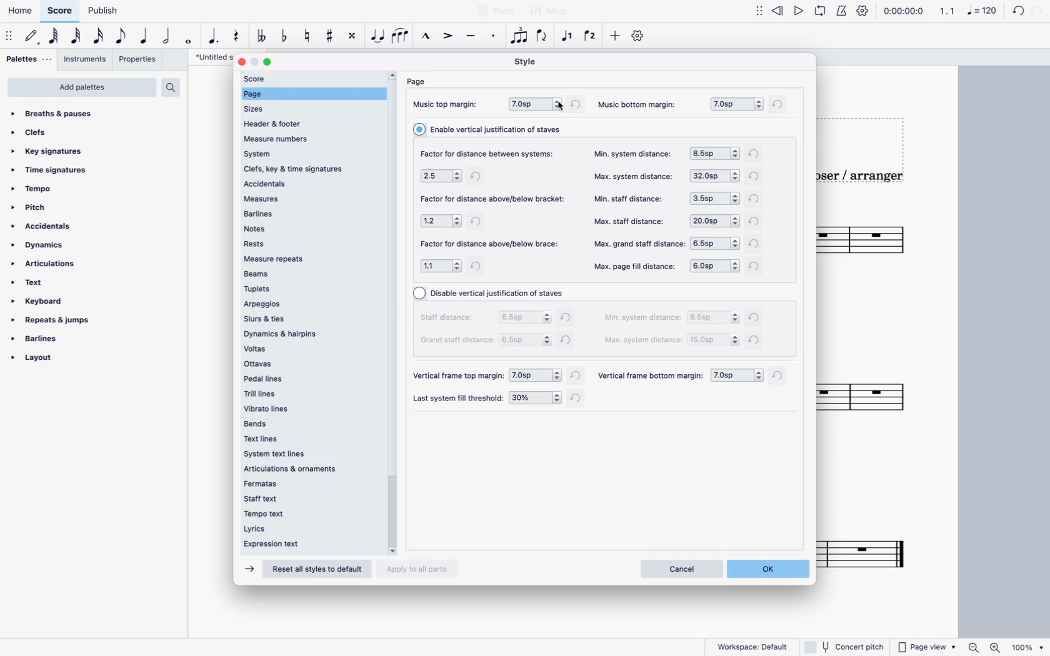 This screenshot has width=1050, height=656. What do you see at coordinates (393, 309) in the screenshot?
I see `scroll bar` at bounding box center [393, 309].